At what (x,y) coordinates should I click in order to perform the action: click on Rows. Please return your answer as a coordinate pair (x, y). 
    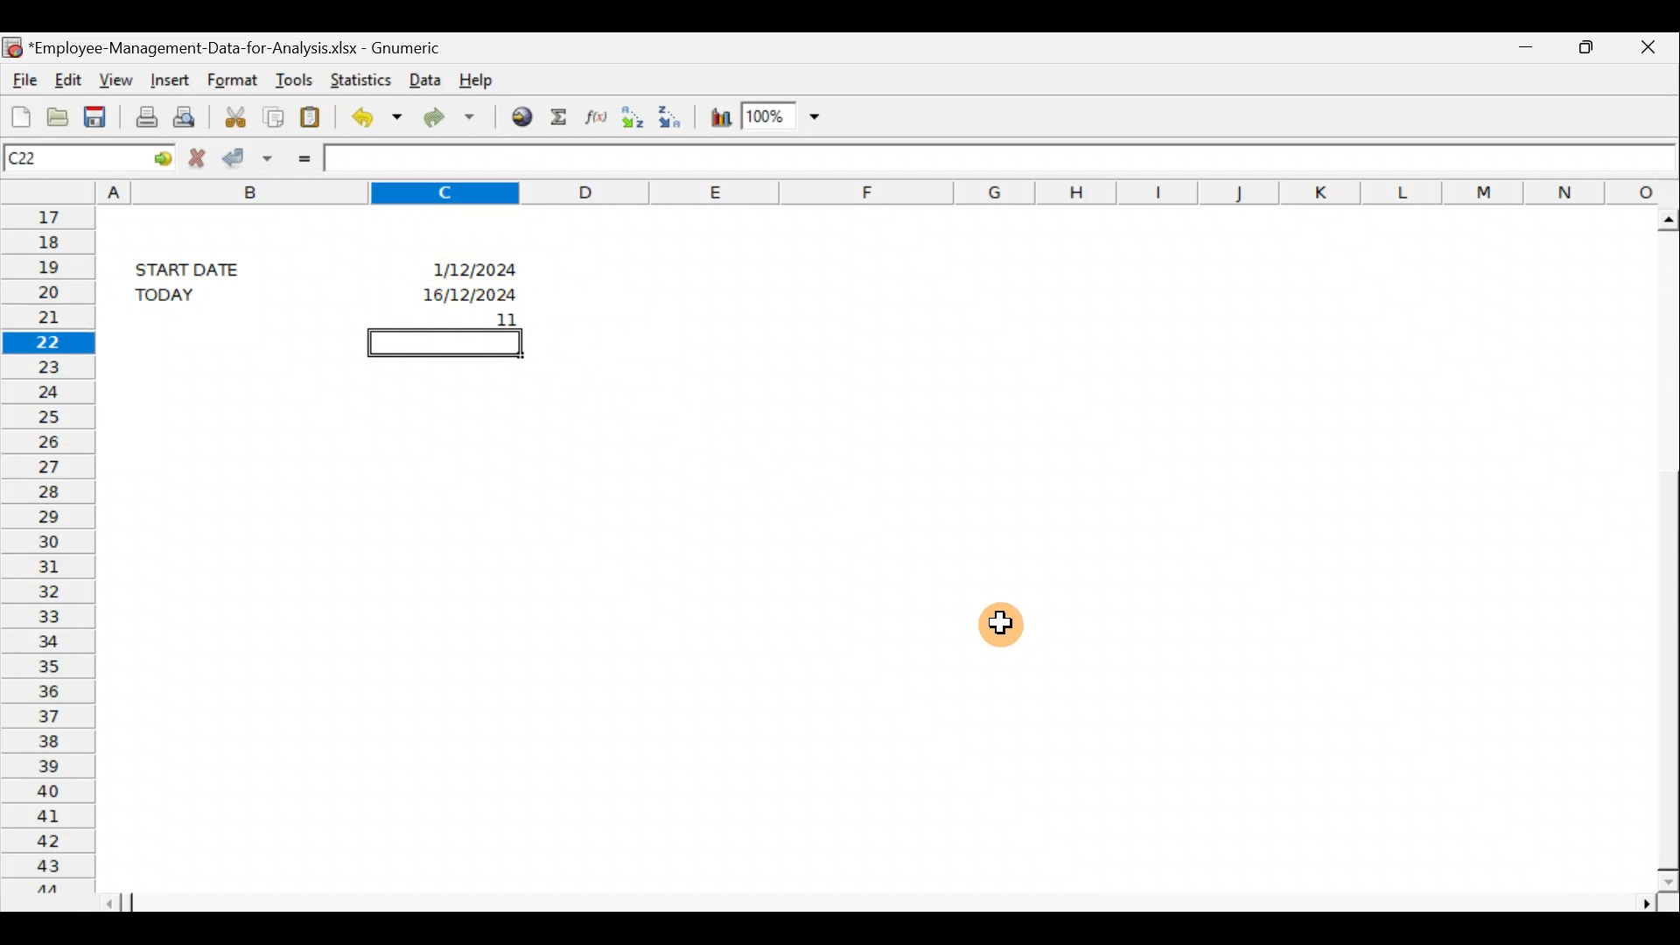
    Looking at the image, I should click on (45, 547).